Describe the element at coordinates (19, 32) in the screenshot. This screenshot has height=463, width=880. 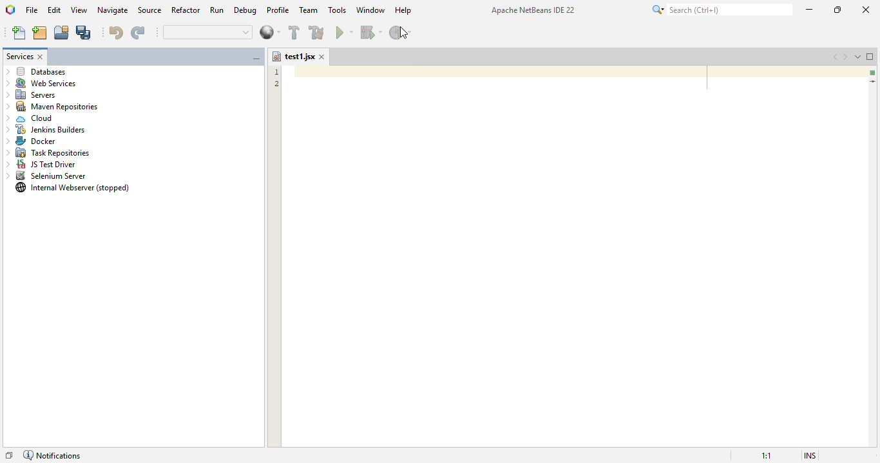
I see `new file` at that location.